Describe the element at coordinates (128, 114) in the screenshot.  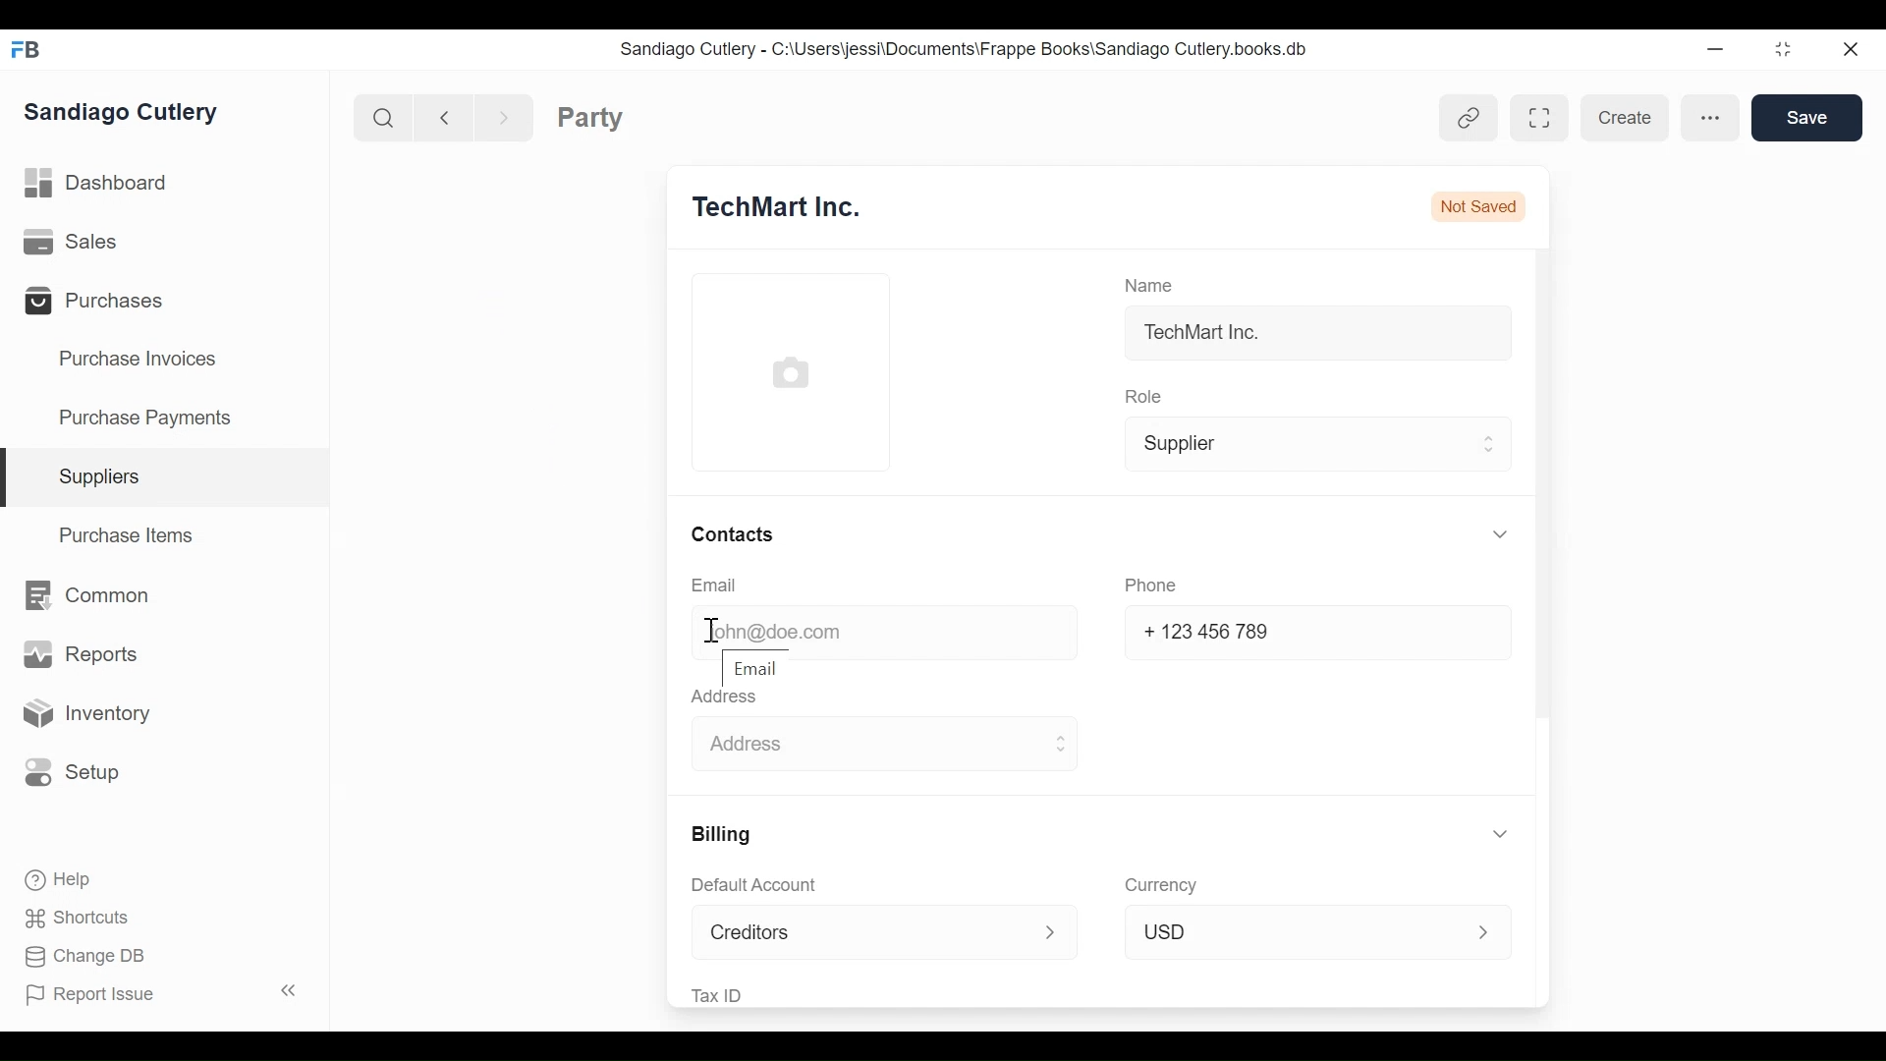
I see `Sandiago Cutlery` at that location.